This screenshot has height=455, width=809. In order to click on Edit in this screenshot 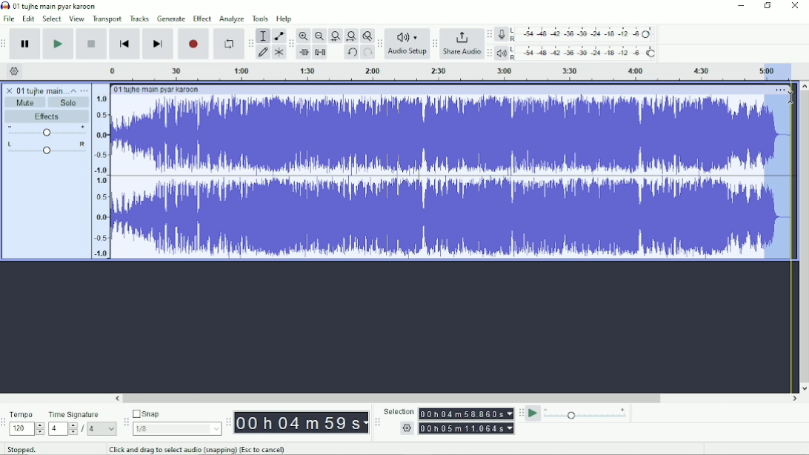, I will do `click(29, 19)`.